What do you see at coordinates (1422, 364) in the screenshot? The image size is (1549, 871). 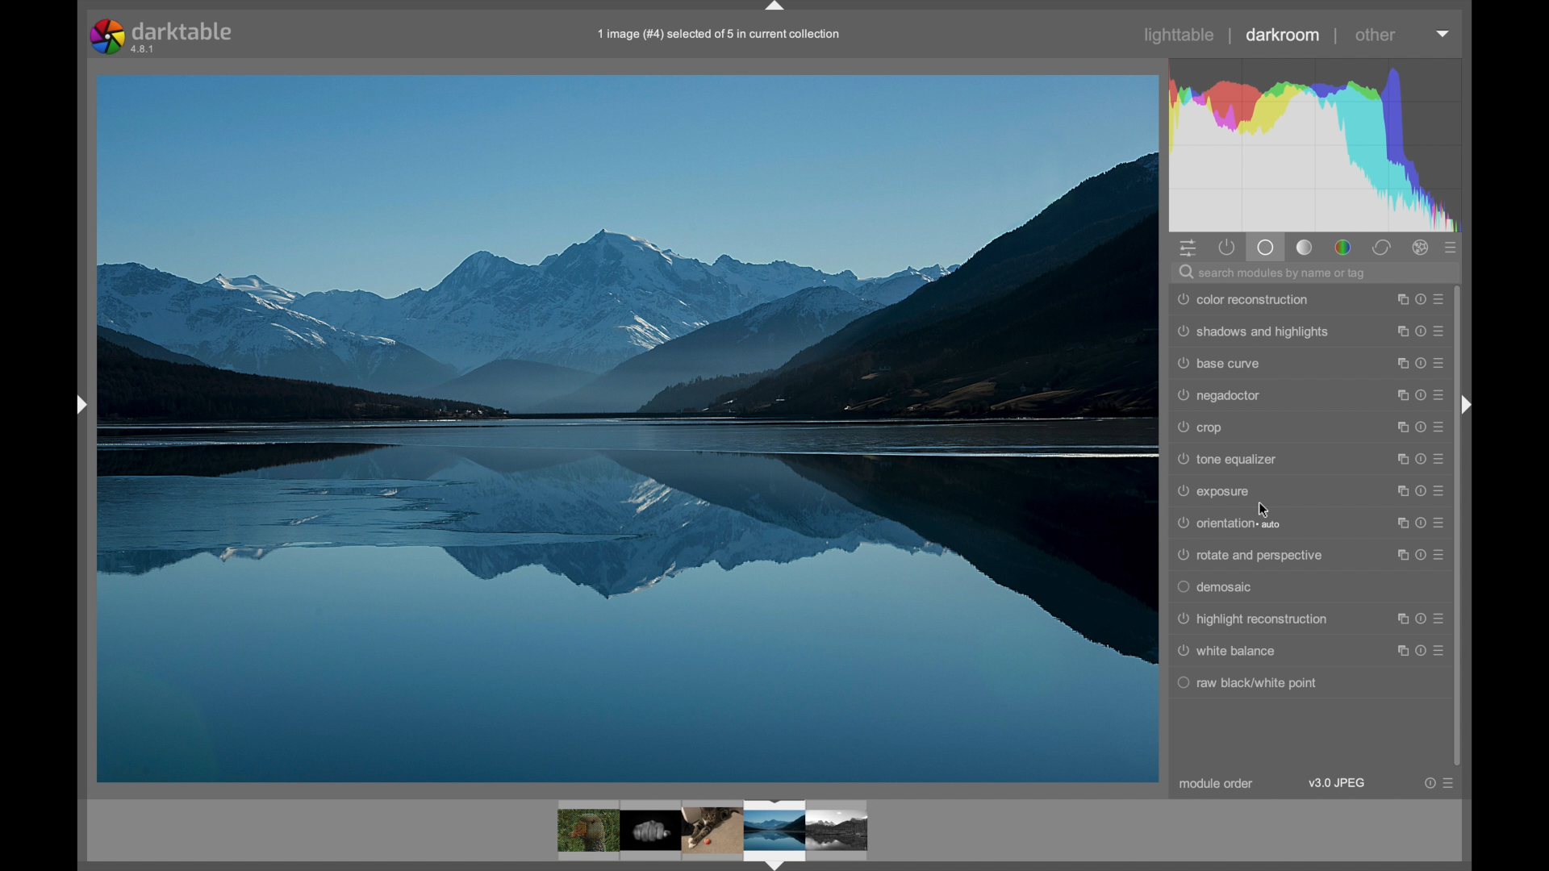 I see `more options` at bounding box center [1422, 364].